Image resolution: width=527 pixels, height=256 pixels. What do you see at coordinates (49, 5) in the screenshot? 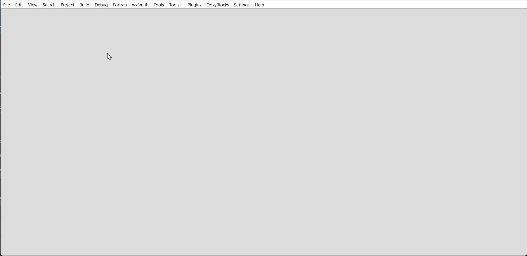
I see `Search` at bounding box center [49, 5].